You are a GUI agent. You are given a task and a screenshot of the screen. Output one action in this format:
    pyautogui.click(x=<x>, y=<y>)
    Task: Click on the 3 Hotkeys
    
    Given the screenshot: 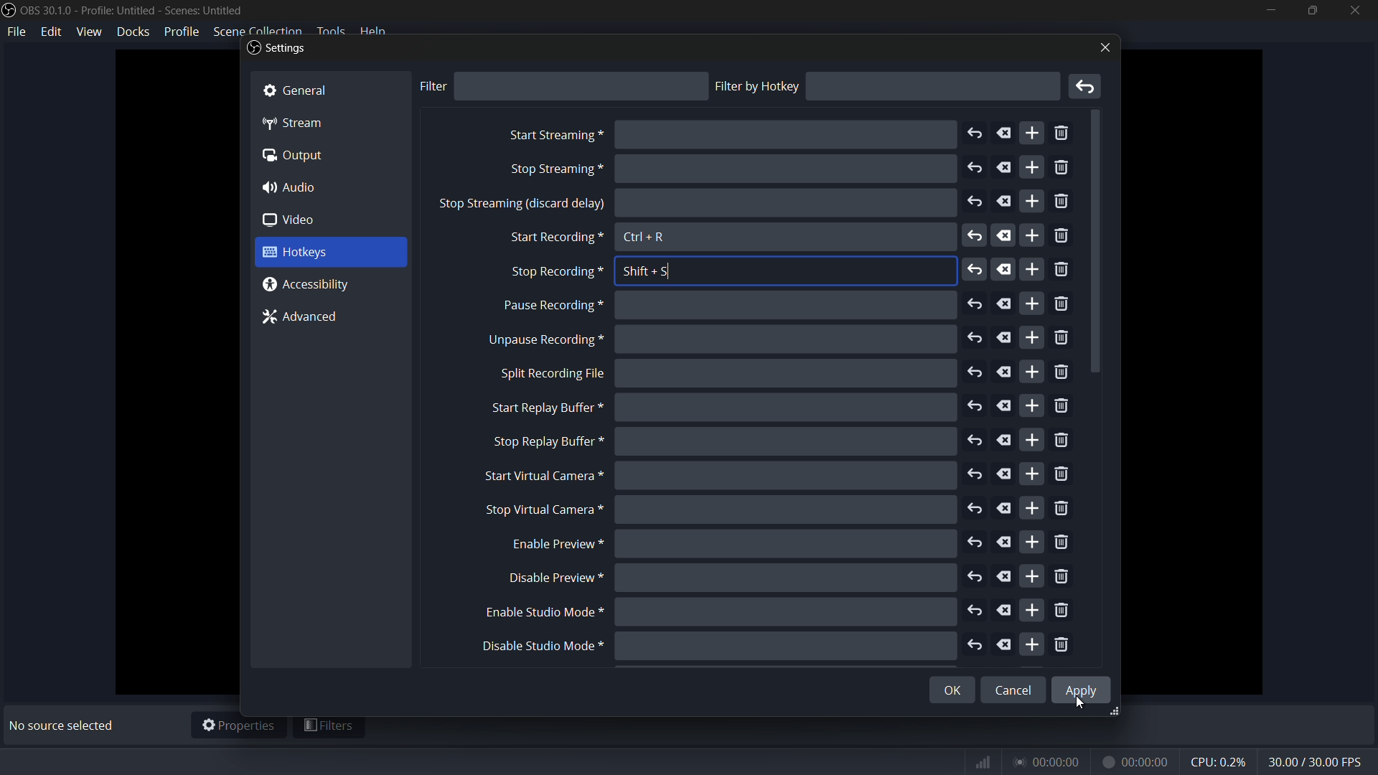 What is the action you would take?
    pyautogui.click(x=317, y=253)
    